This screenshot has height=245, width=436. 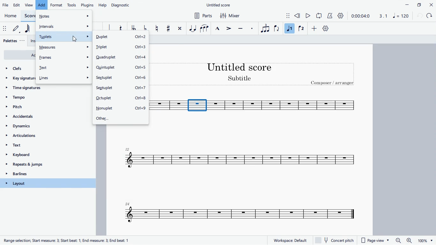 I want to click on edit, so click(x=18, y=5).